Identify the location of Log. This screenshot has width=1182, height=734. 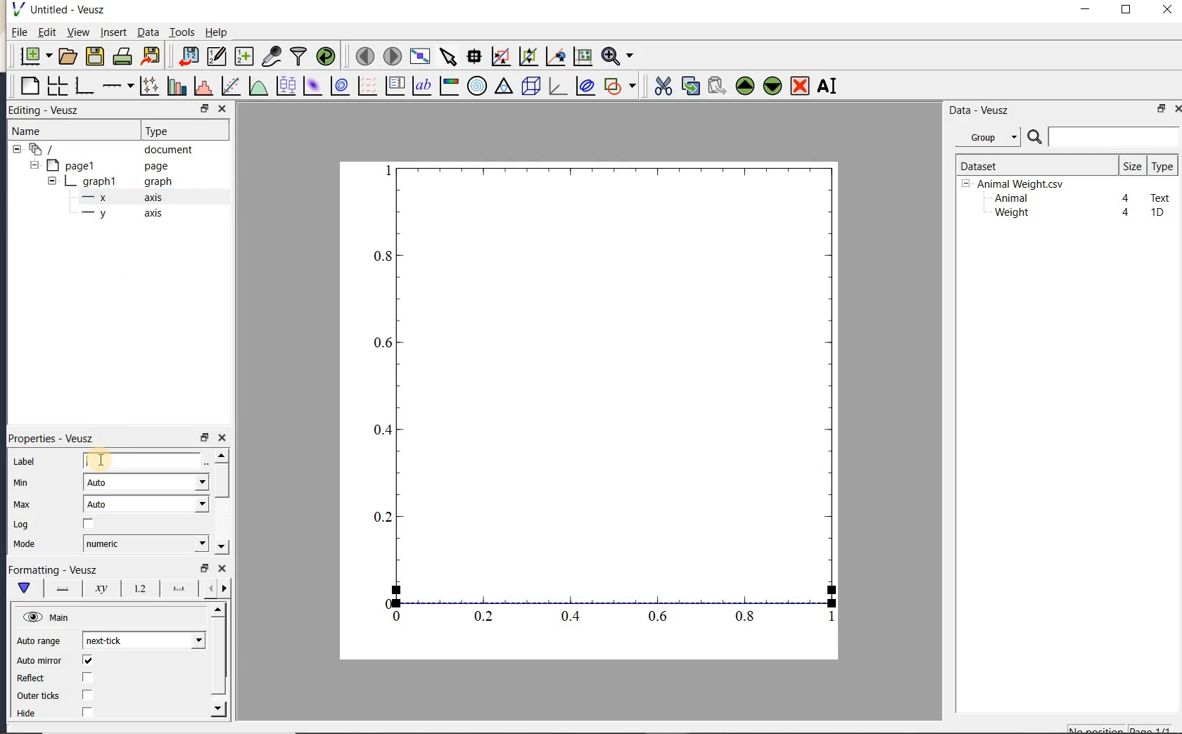
(21, 524).